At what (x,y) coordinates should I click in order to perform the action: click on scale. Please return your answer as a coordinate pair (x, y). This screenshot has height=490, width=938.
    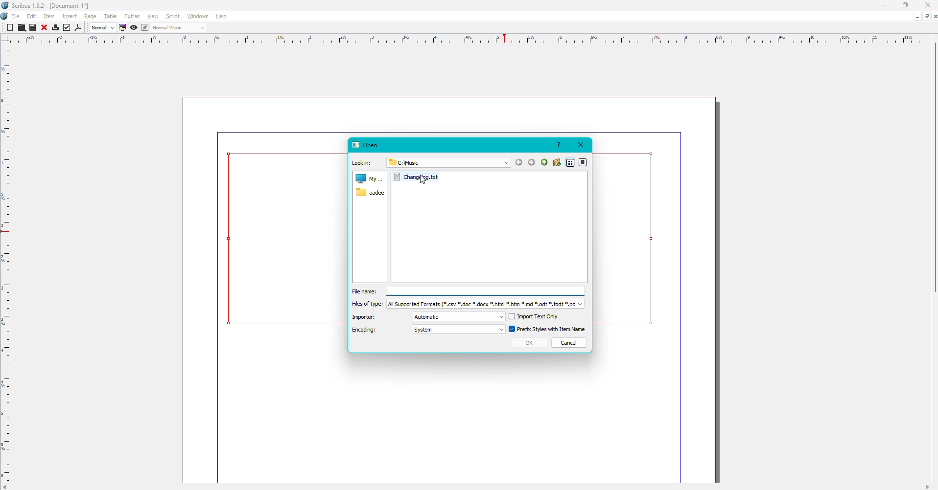
    Looking at the image, I should click on (473, 39).